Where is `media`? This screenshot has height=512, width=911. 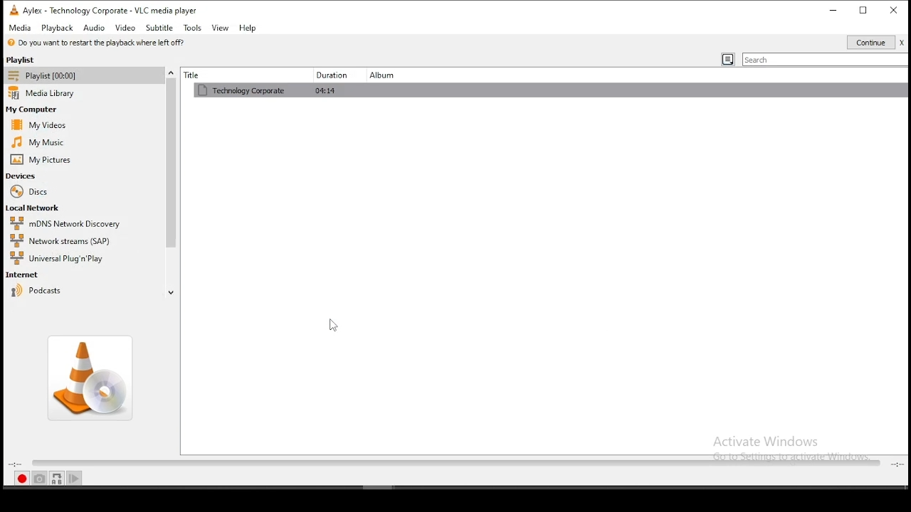 media is located at coordinates (19, 28).